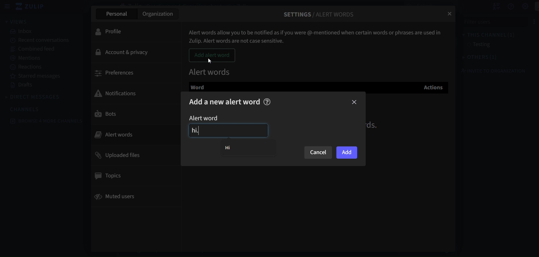 The image size is (539, 257). I want to click on Alert words allow you to be notified as if you were @-mentioned when certain words or phrases are used in Zulip., so click(317, 34).